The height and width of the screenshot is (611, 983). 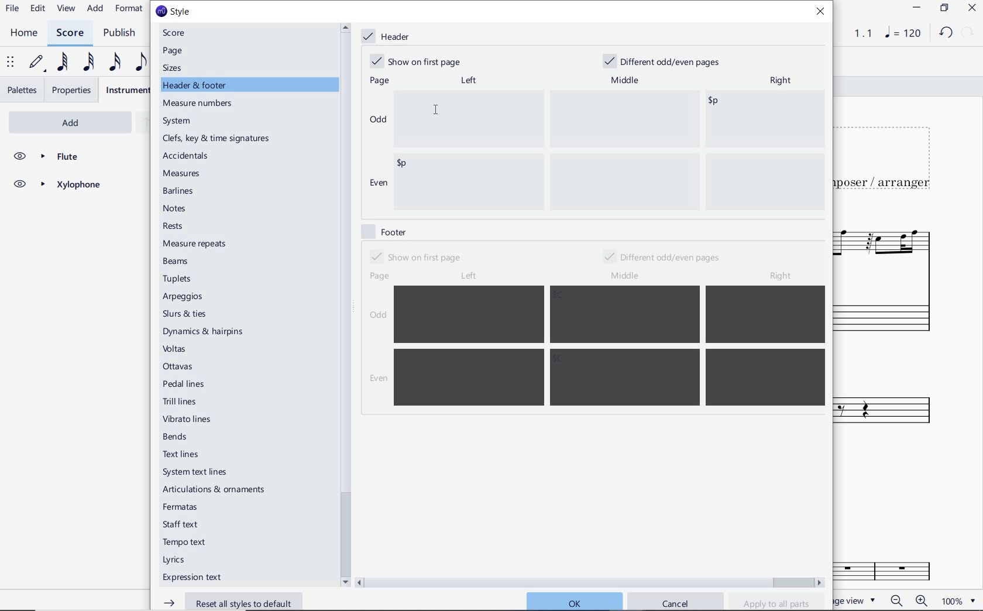 What do you see at coordinates (777, 603) in the screenshot?
I see `apply to all parts` at bounding box center [777, 603].